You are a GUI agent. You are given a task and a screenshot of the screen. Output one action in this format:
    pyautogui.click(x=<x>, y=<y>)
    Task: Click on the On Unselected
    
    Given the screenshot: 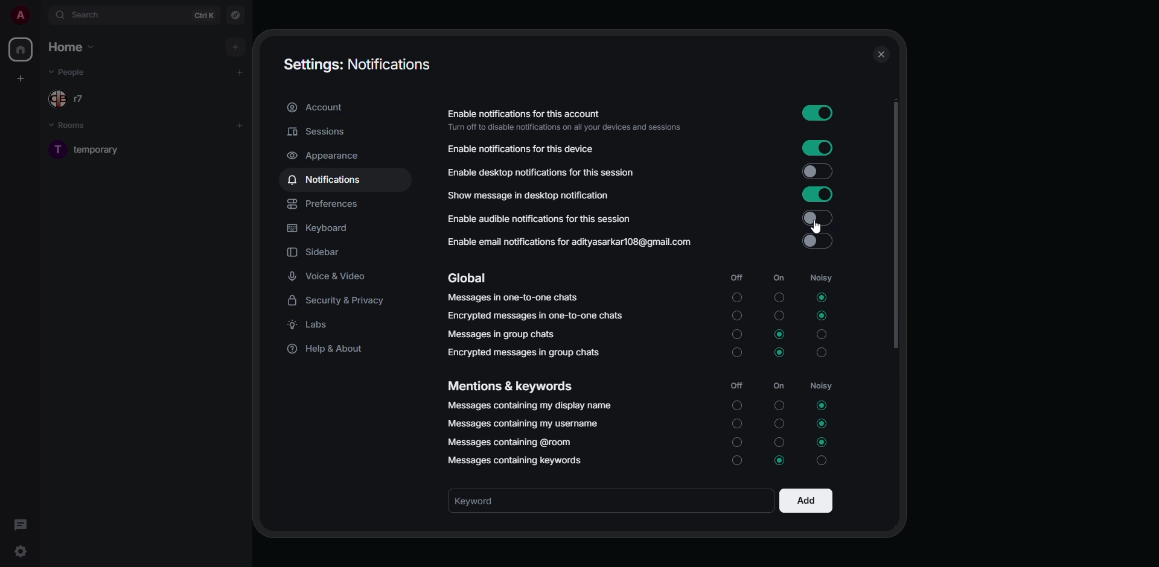 What is the action you would take?
    pyautogui.click(x=779, y=442)
    